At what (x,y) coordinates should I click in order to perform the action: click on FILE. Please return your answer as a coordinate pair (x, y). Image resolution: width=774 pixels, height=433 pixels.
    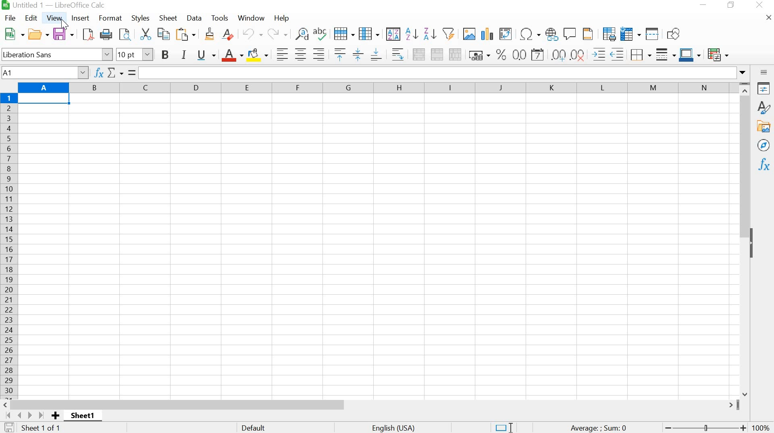
    Looking at the image, I should click on (10, 18).